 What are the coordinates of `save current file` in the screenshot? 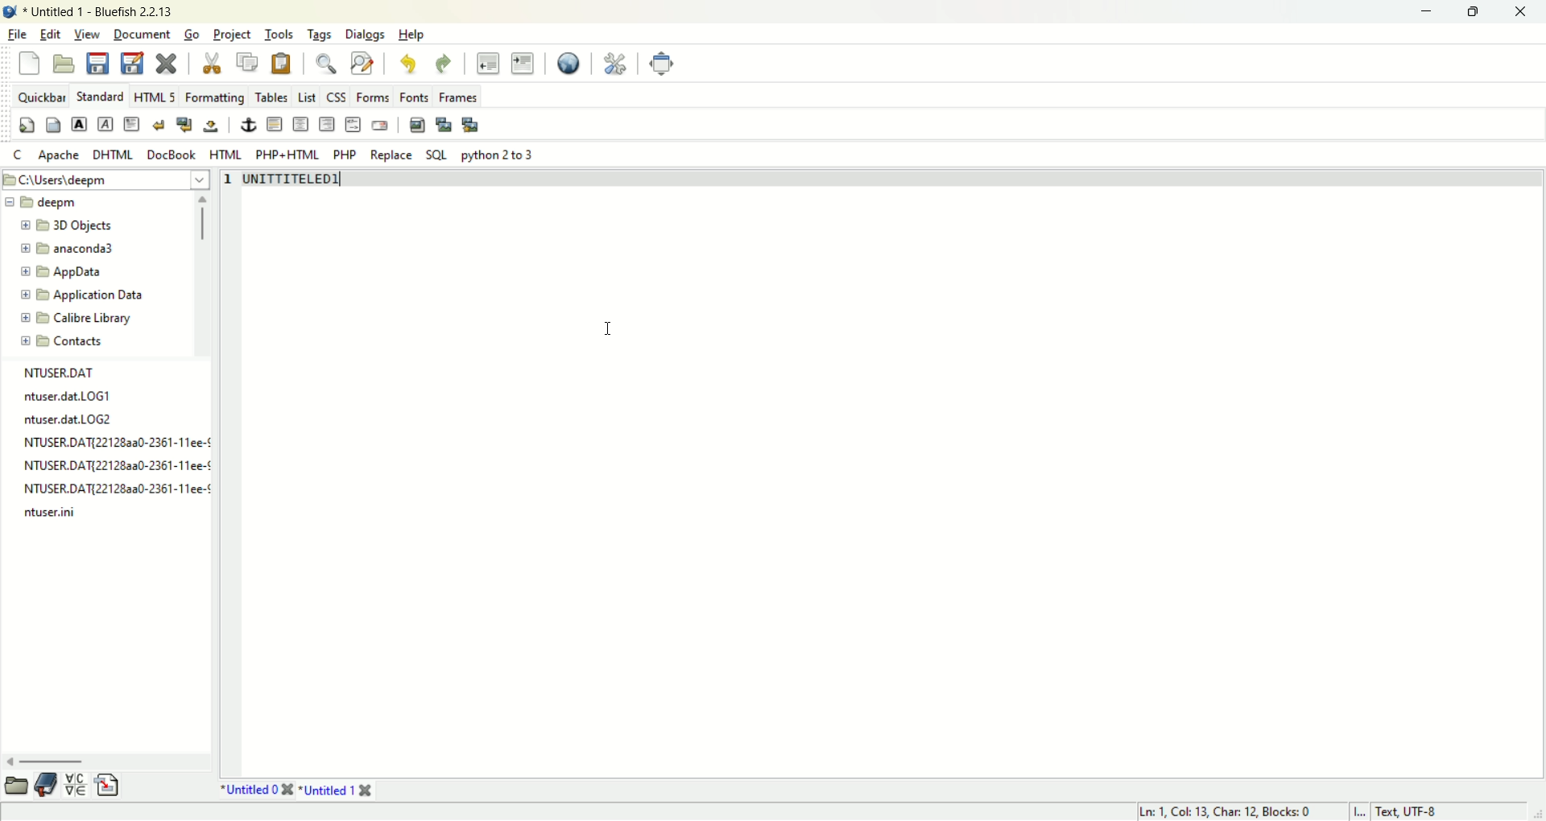 It's located at (97, 63).